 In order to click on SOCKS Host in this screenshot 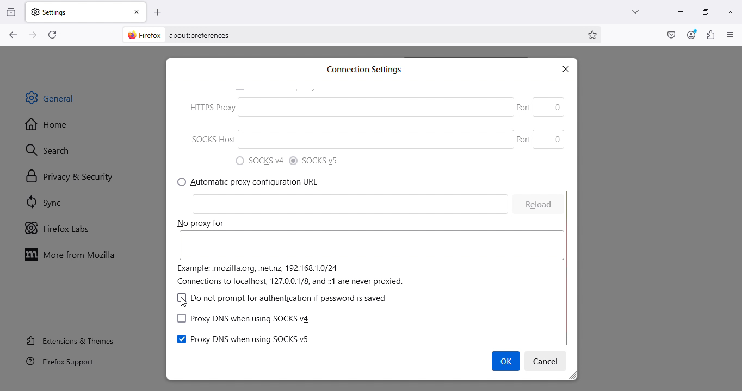, I will do `click(345, 141)`.